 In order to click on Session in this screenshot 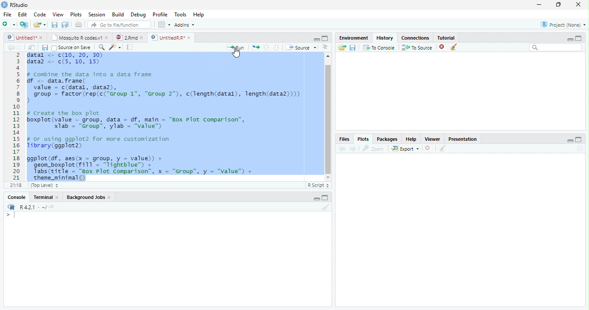, I will do `click(96, 14)`.